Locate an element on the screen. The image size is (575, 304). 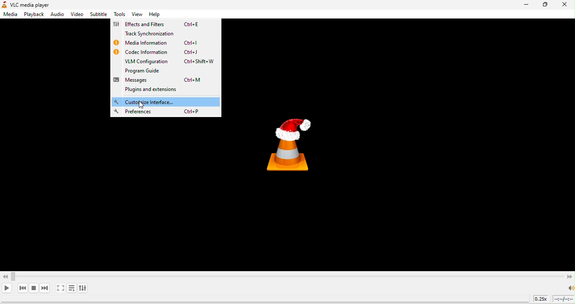
tools is located at coordinates (119, 15).